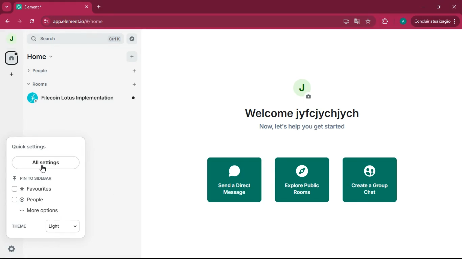 The width and height of the screenshot is (462, 259). What do you see at coordinates (5, 22) in the screenshot?
I see `back` at bounding box center [5, 22].